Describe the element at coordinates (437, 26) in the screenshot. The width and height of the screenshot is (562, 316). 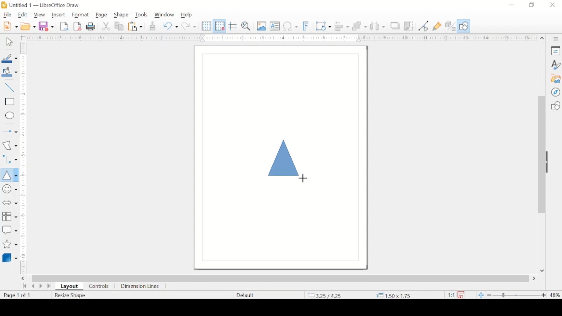
I see `show gluepoint functions` at that location.